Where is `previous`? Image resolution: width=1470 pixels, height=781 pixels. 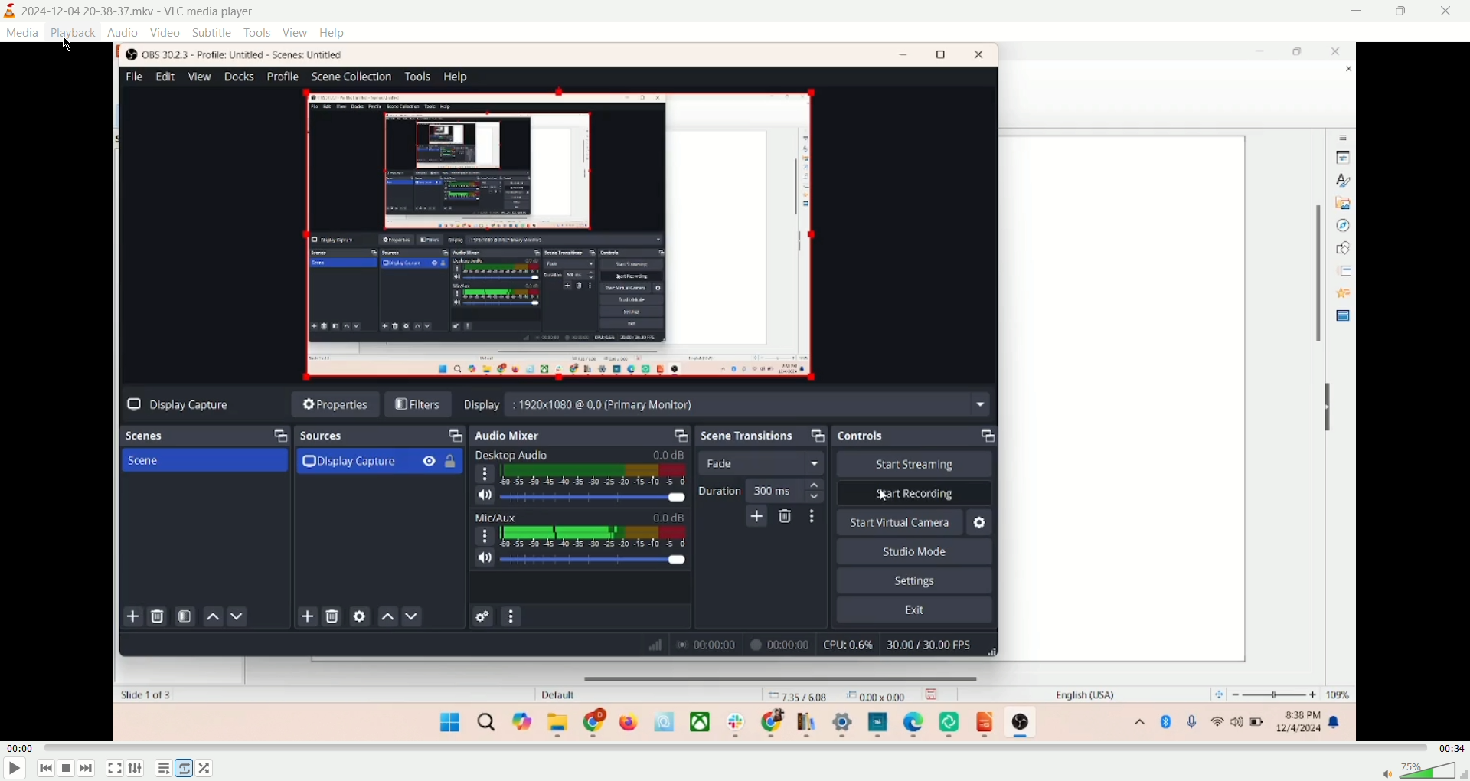
previous is located at coordinates (44, 772).